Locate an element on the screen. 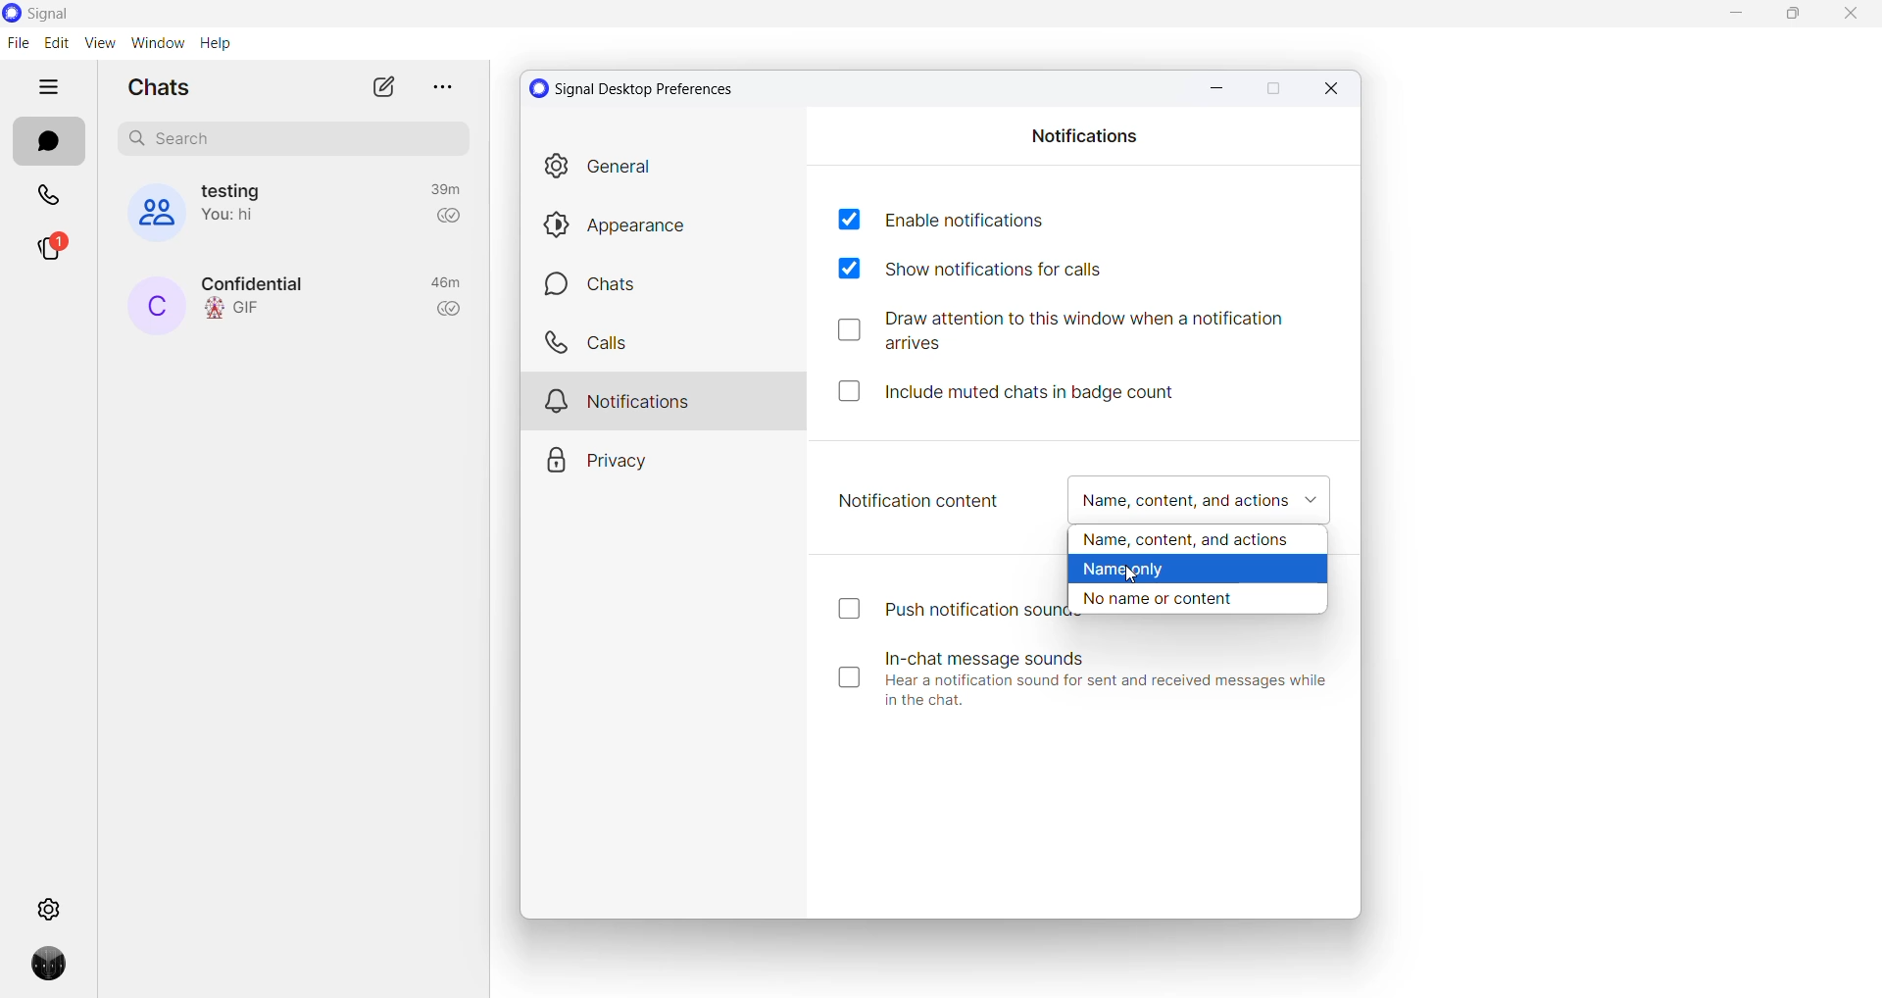 This screenshot has height=998, width=1882. last message is located at coordinates (239, 310).